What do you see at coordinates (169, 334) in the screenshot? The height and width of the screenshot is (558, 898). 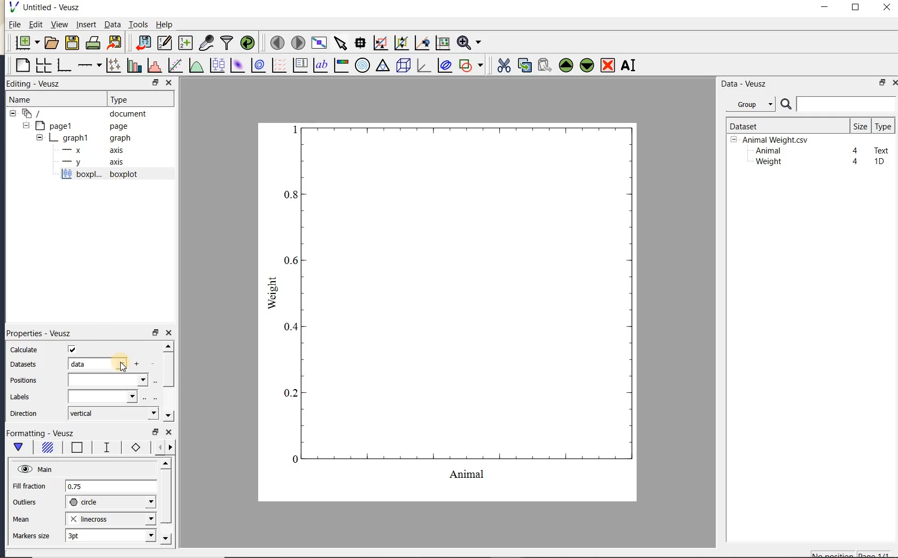 I see `close` at bounding box center [169, 334].